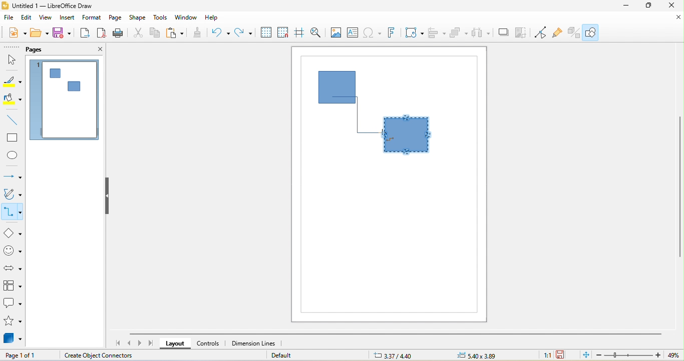 The height and width of the screenshot is (361, 684). What do you see at coordinates (107, 196) in the screenshot?
I see `hide` at bounding box center [107, 196].